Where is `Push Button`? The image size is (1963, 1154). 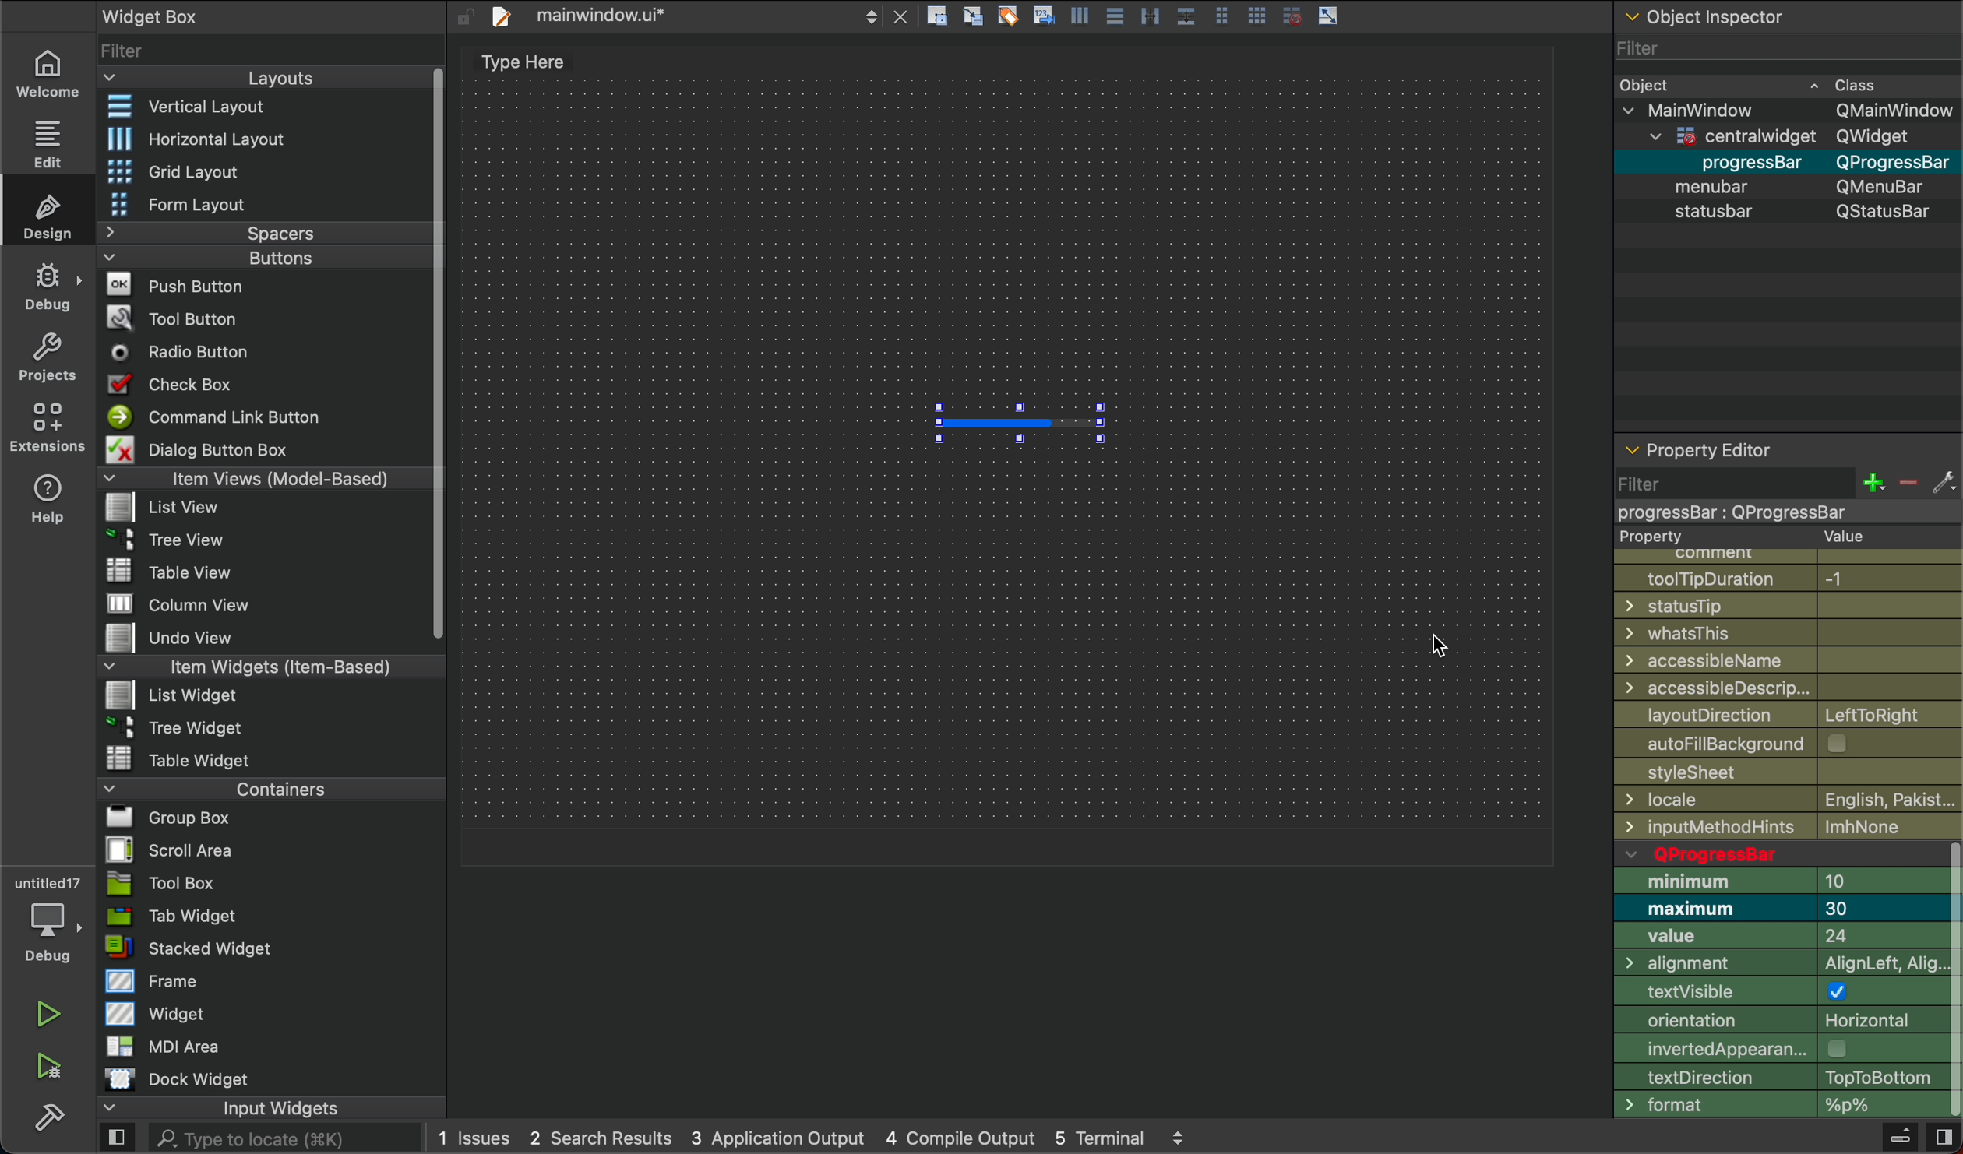 Push Button is located at coordinates (181, 283).